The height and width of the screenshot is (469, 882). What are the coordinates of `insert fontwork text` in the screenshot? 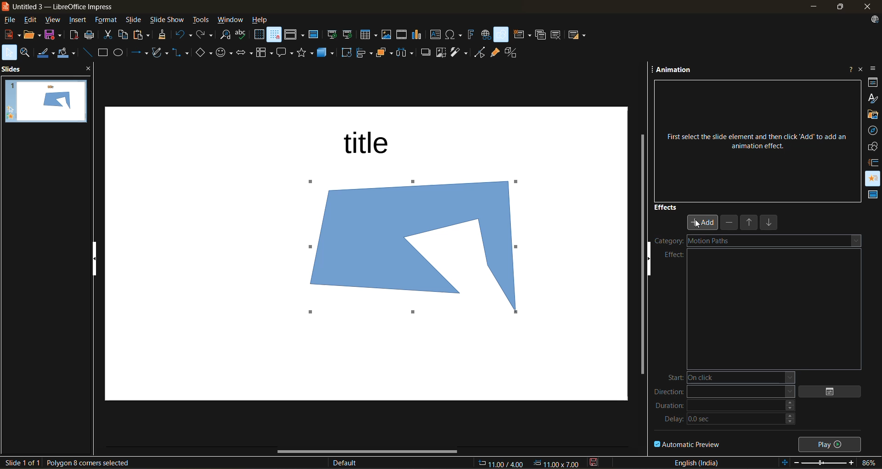 It's located at (470, 35).